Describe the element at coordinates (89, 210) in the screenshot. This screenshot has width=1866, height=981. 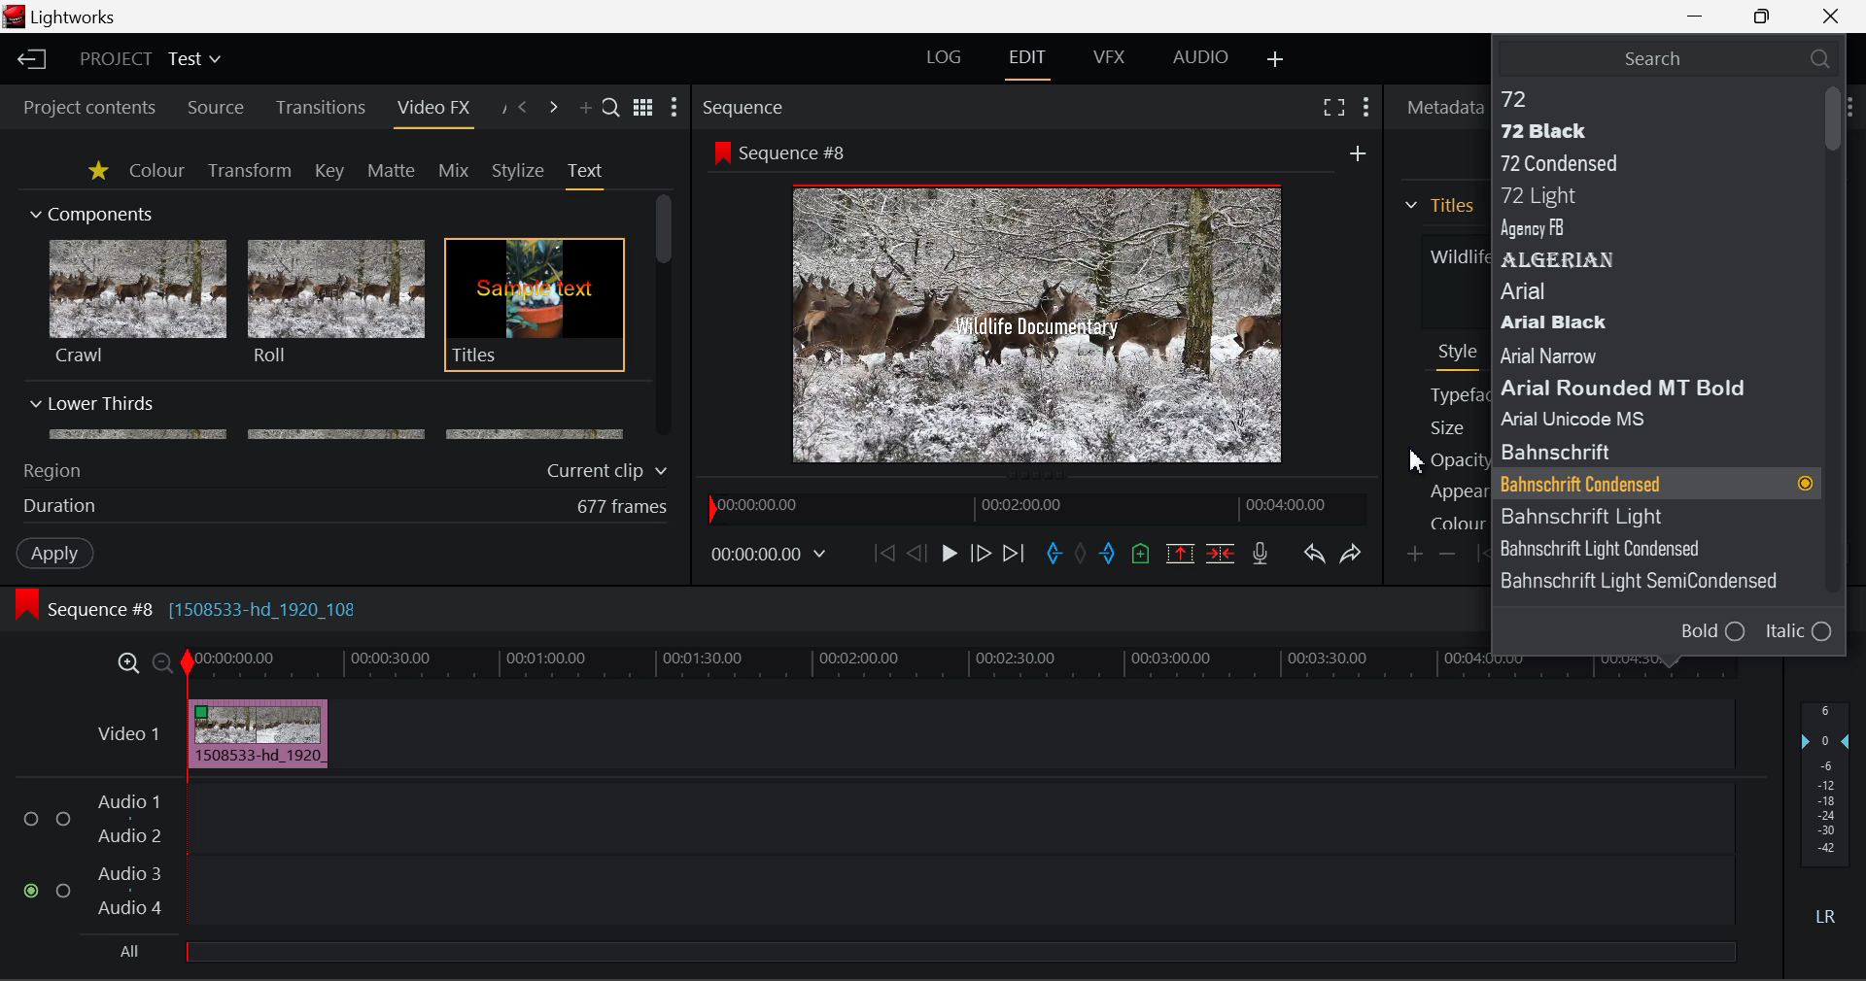
I see `Components Section` at that location.